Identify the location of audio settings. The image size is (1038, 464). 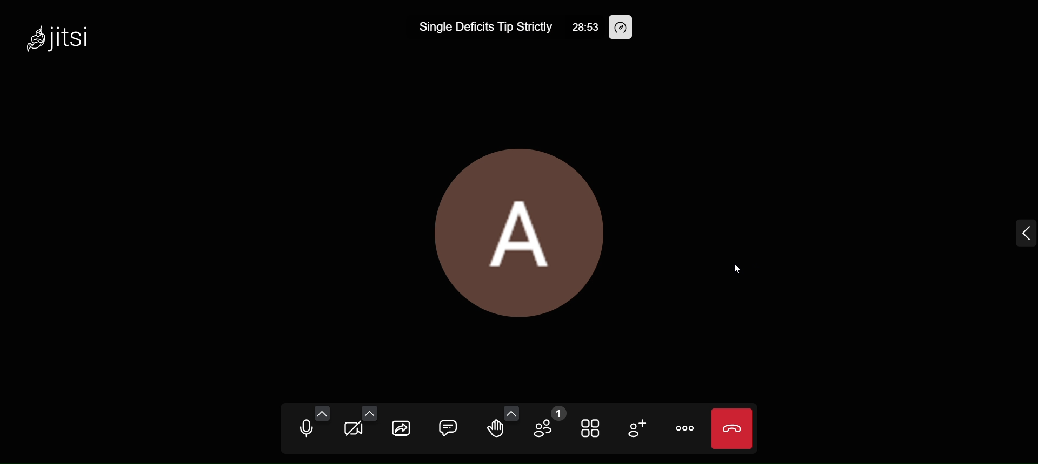
(321, 414).